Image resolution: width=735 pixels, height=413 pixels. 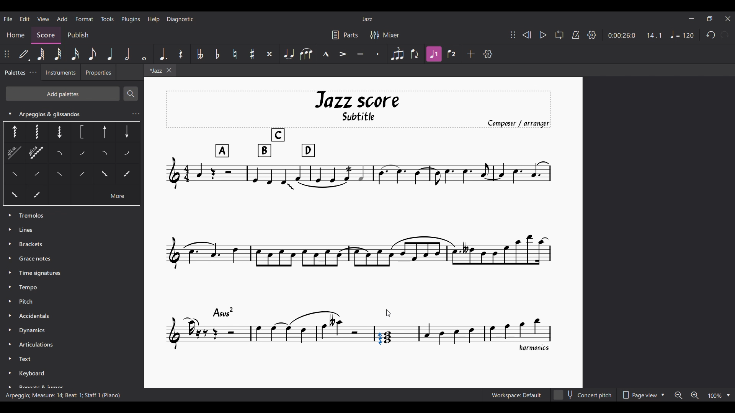 What do you see at coordinates (15, 72) in the screenshot?
I see `Palettes` at bounding box center [15, 72].